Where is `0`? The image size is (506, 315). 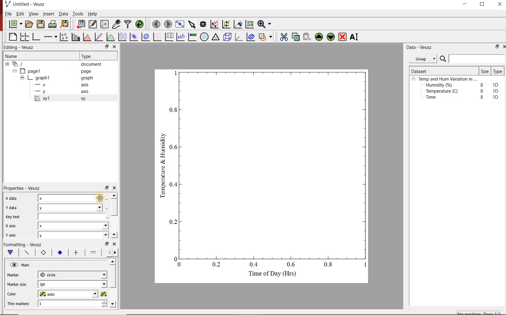 0 is located at coordinates (180, 264).